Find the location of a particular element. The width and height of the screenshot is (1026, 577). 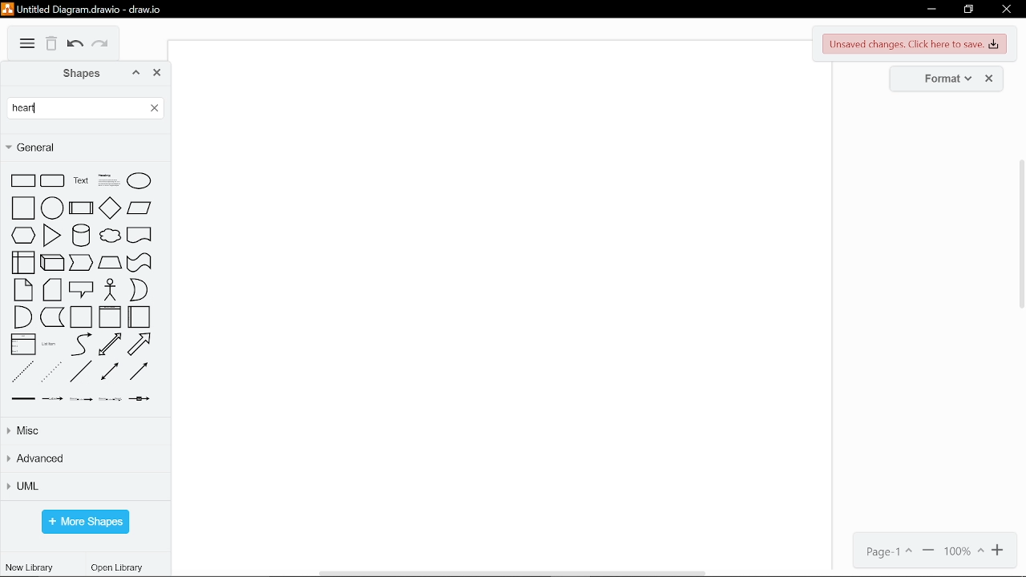

zoom out is located at coordinates (929, 551).